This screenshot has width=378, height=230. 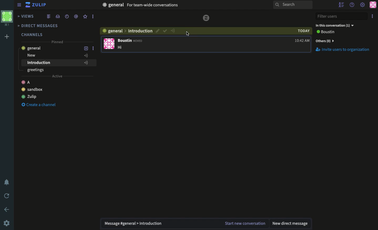 What do you see at coordinates (342, 16) in the screenshot?
I see `Filter users` at bounding box center [342, 16].